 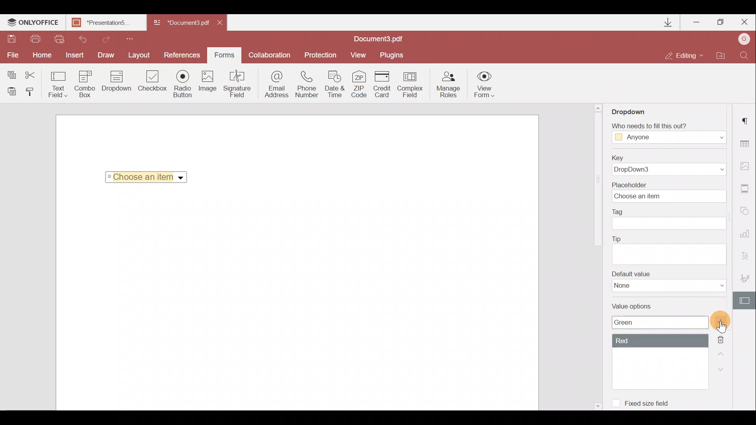 I want to click on Signature settings, so click(x=744, y=275).